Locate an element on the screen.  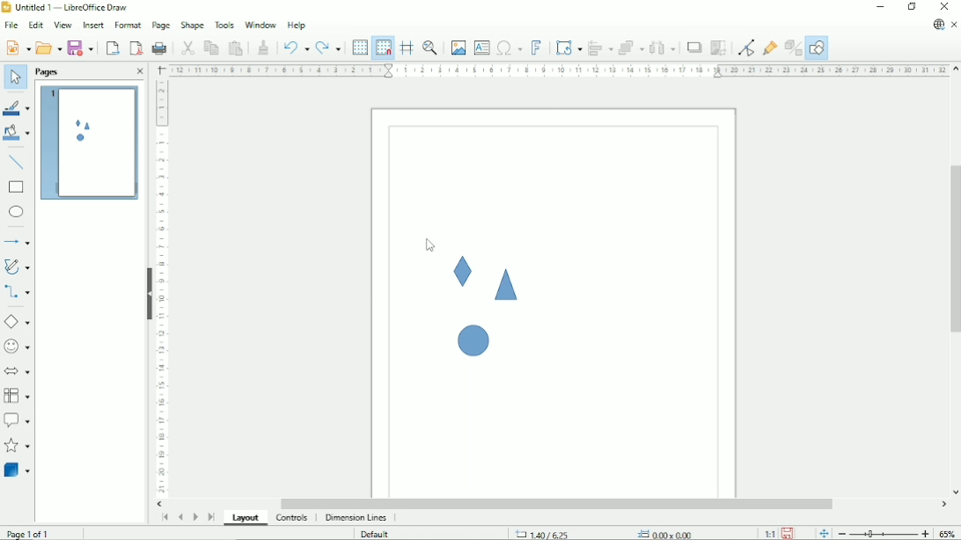
Vertical scroll button is located at coordinates (956, 69).